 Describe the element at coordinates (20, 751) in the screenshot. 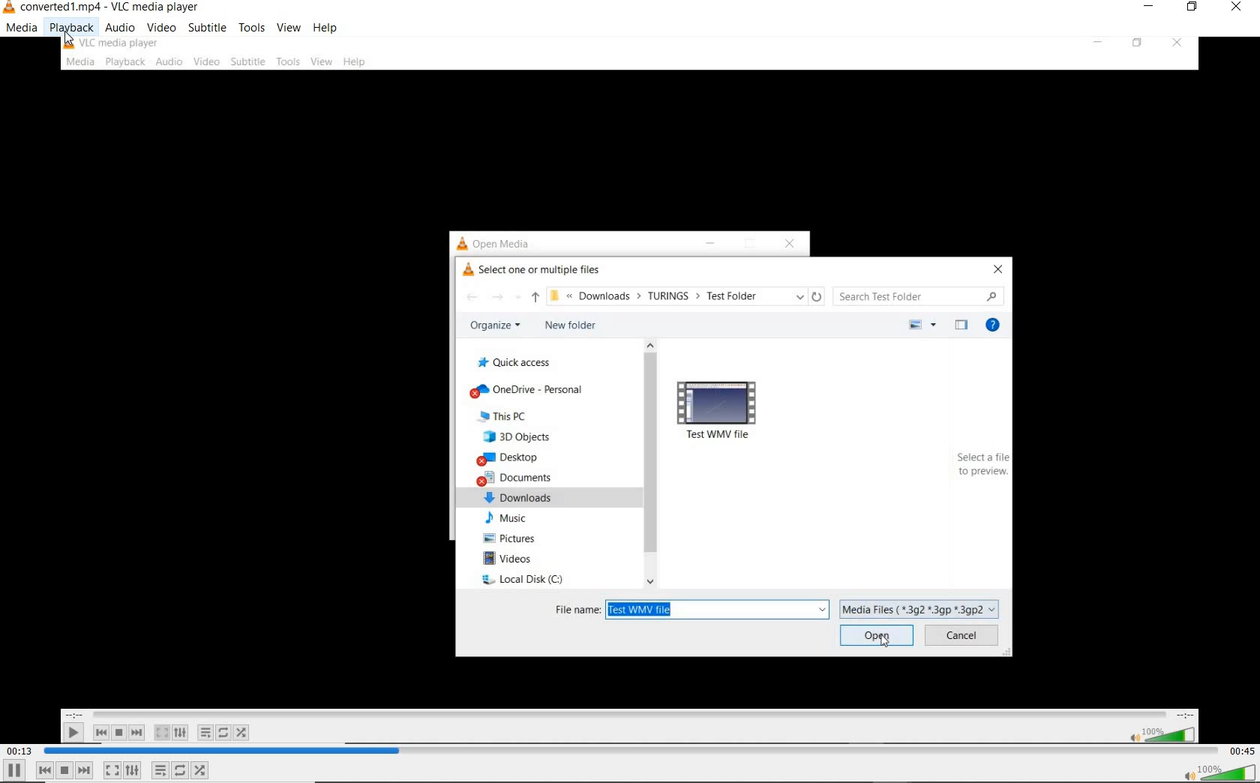

I see `elapsed time` at that location.